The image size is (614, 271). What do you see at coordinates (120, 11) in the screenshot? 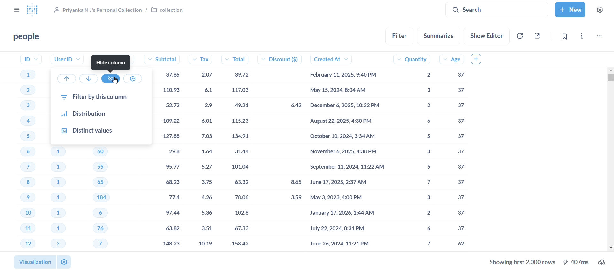
I see `collection` at bounding box center [120, 11].